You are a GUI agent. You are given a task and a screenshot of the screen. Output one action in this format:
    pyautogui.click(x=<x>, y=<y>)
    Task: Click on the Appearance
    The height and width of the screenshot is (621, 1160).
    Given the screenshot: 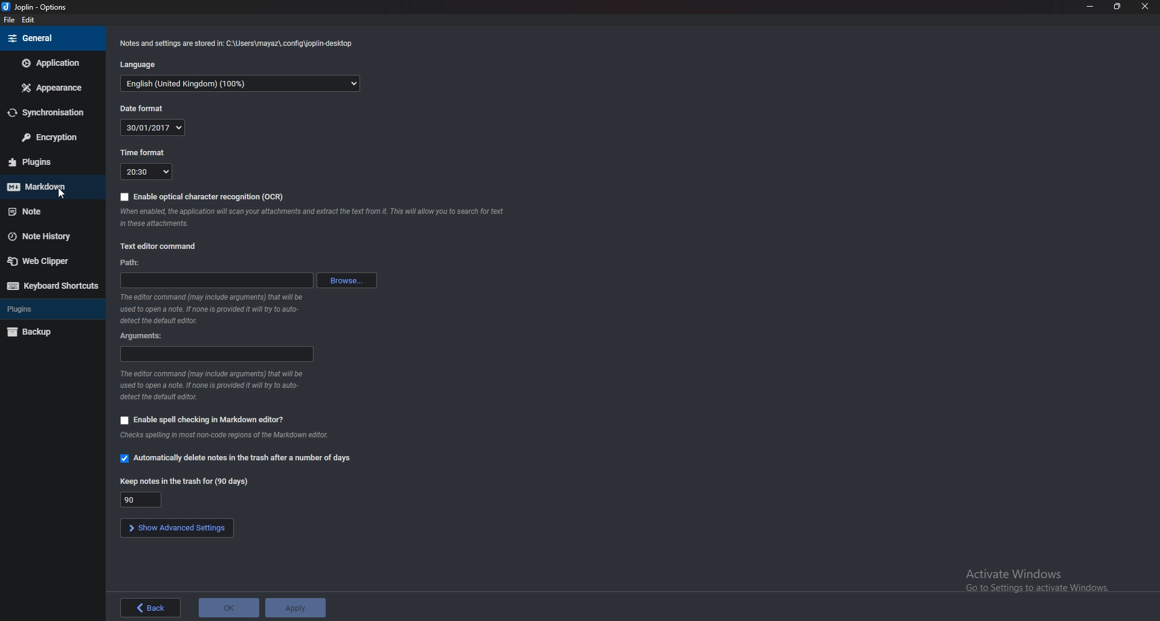 What is the action you would take?
    pyautogui.click(x=51, y=87)
    